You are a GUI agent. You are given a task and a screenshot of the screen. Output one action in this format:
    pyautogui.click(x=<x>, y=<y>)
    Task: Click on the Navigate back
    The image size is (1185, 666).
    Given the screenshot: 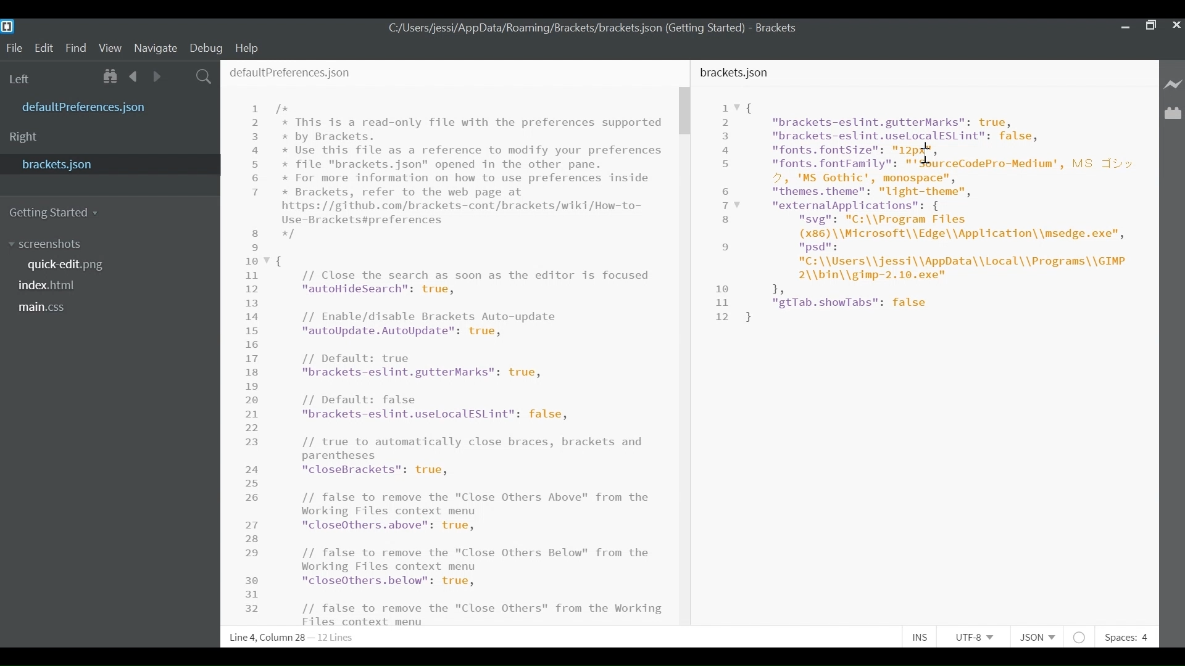 What is the action you would take?
    pyautogui.click(x=134, y=77)
    